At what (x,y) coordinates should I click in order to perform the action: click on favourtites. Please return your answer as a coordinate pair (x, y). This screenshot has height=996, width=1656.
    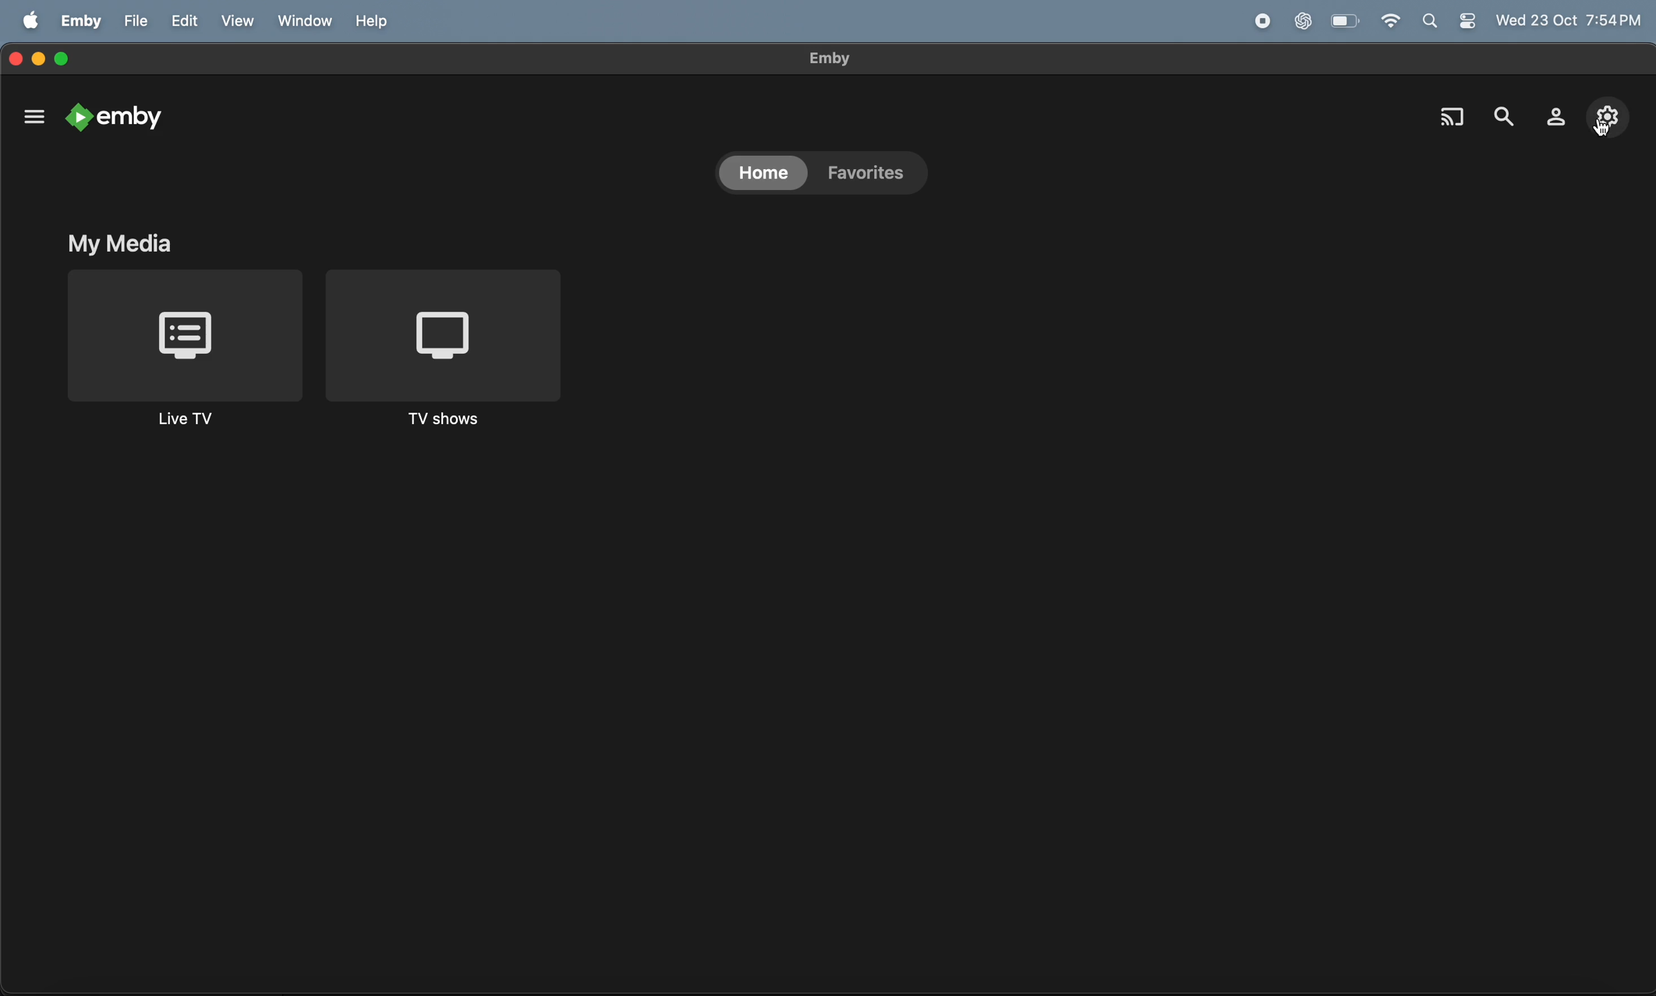
    Looking at the image, I should click on (870, 169).